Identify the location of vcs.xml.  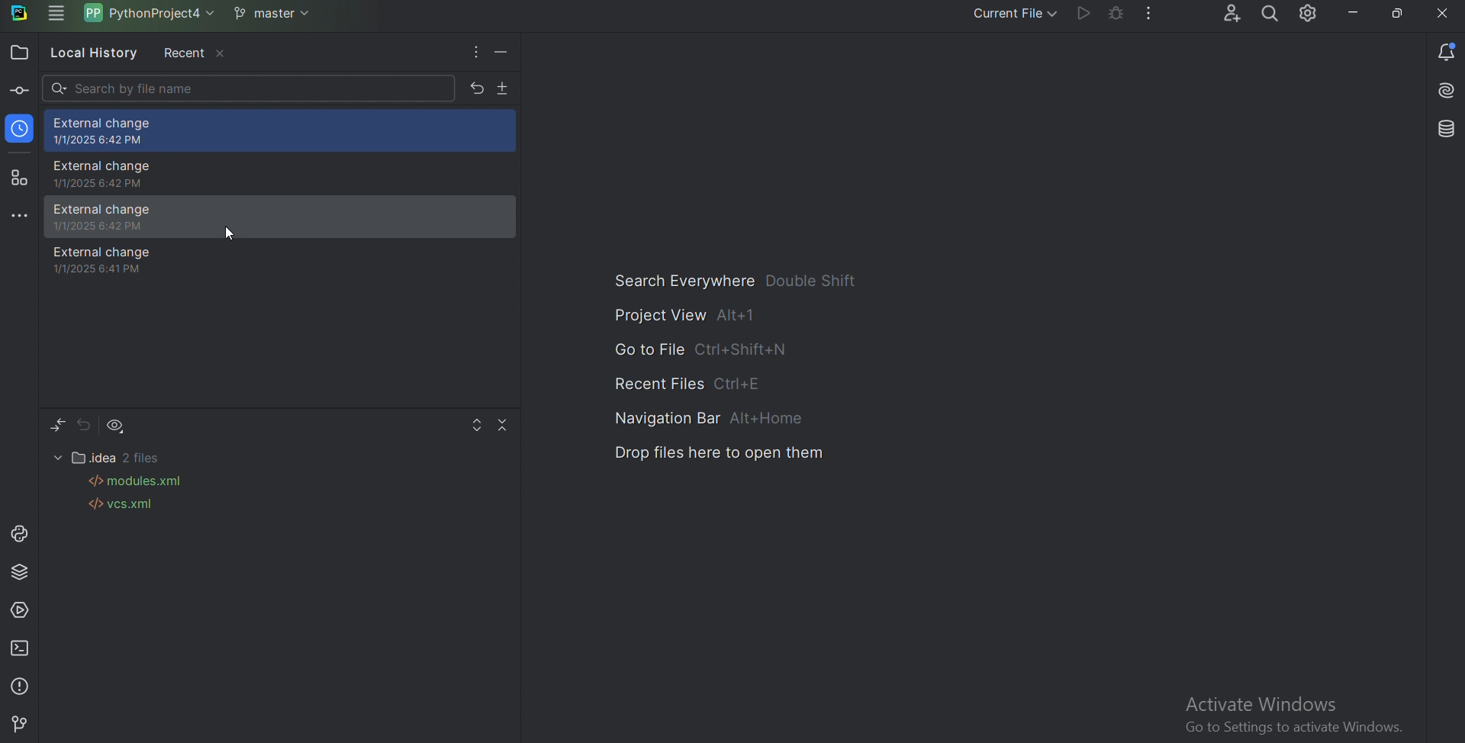
(120, 506).